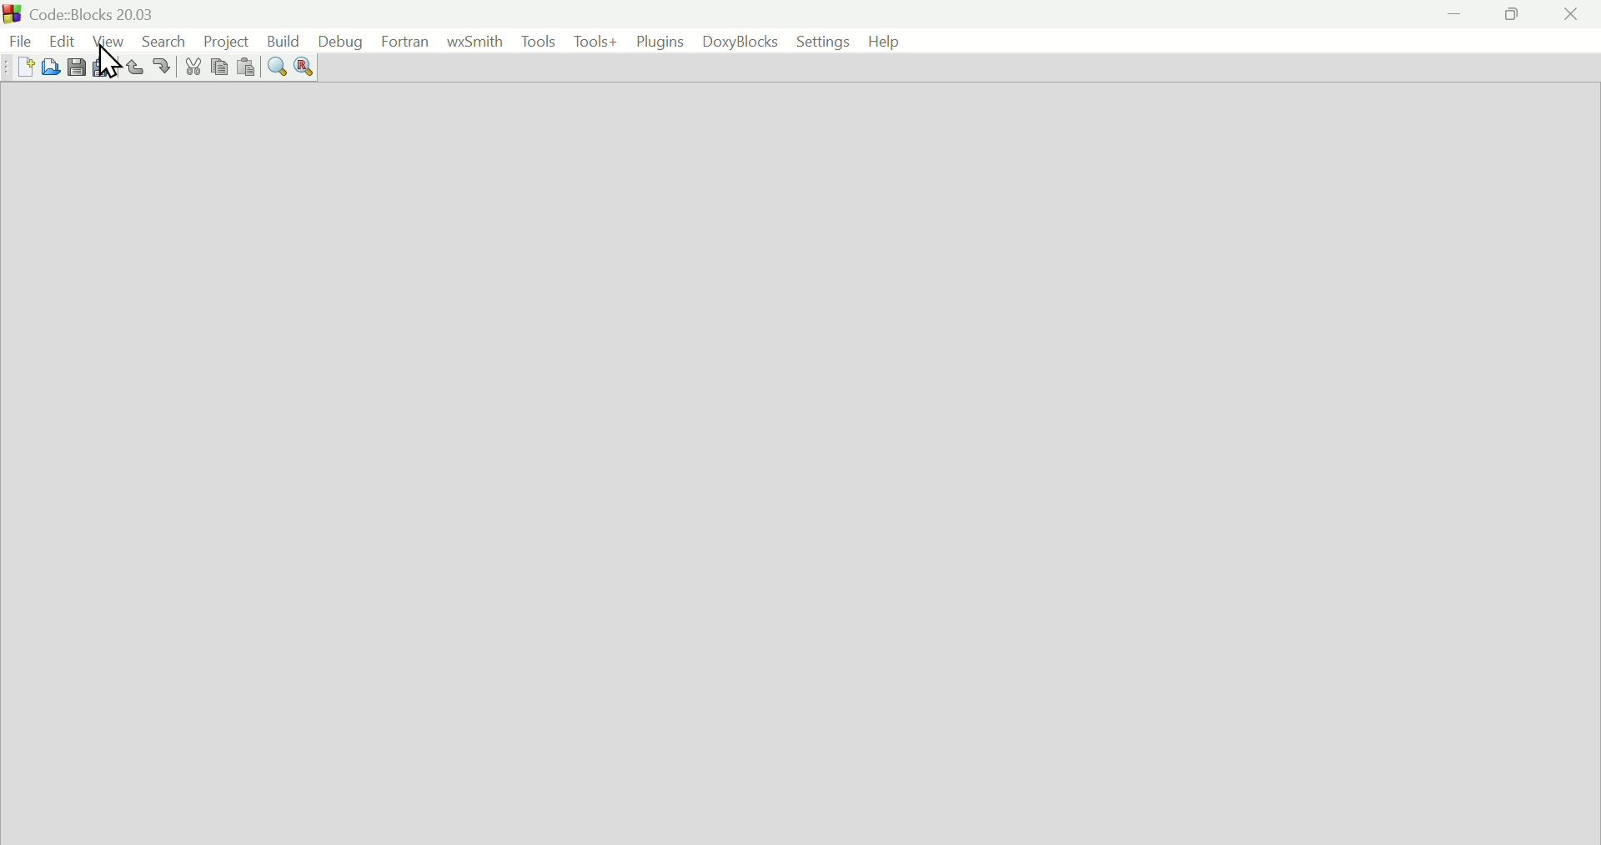  I want to click on Build, so click(279, 42).